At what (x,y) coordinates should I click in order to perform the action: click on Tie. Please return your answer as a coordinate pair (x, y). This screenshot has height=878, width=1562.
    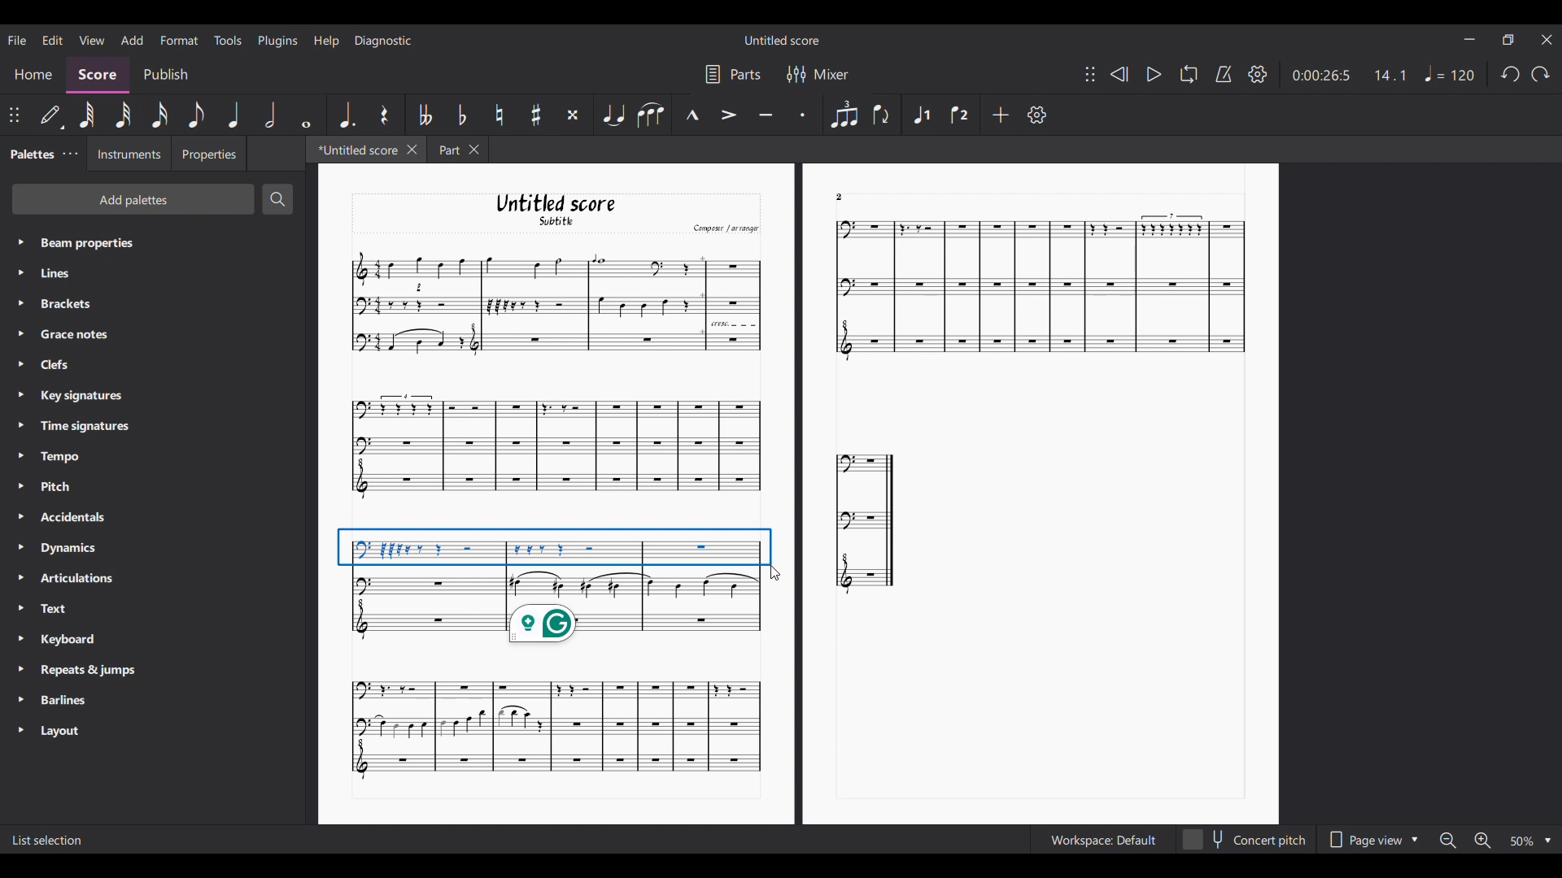
    Looking at the image, I should click on (613, 114).